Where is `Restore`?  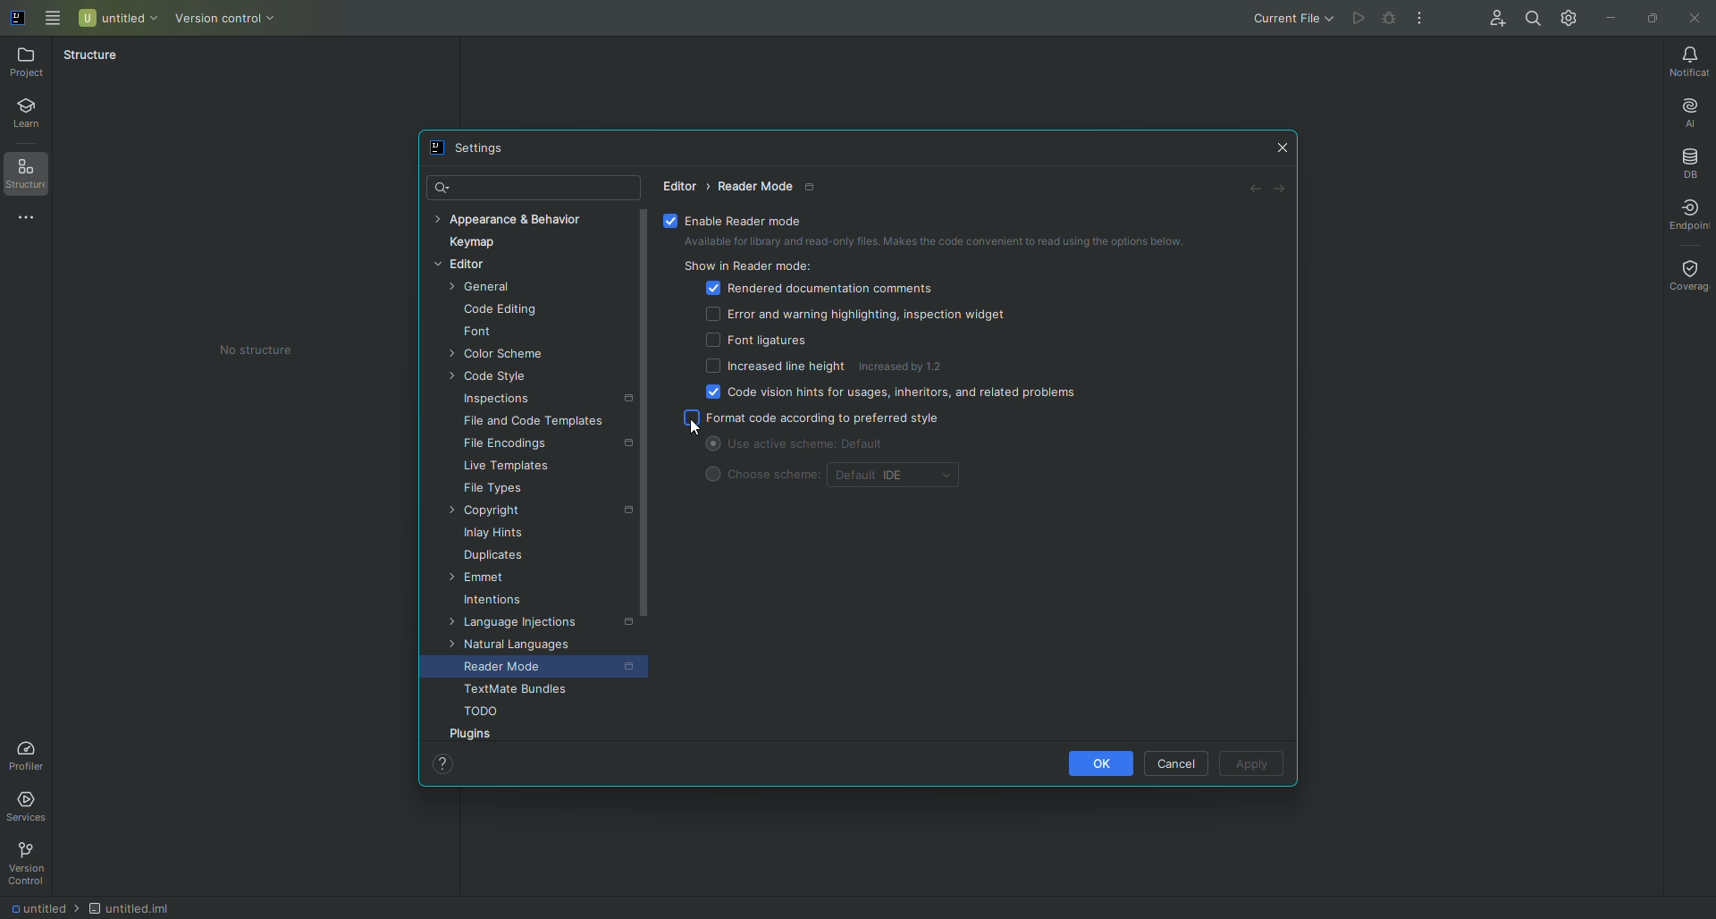
Restore is located at coordinates (1656, 17).